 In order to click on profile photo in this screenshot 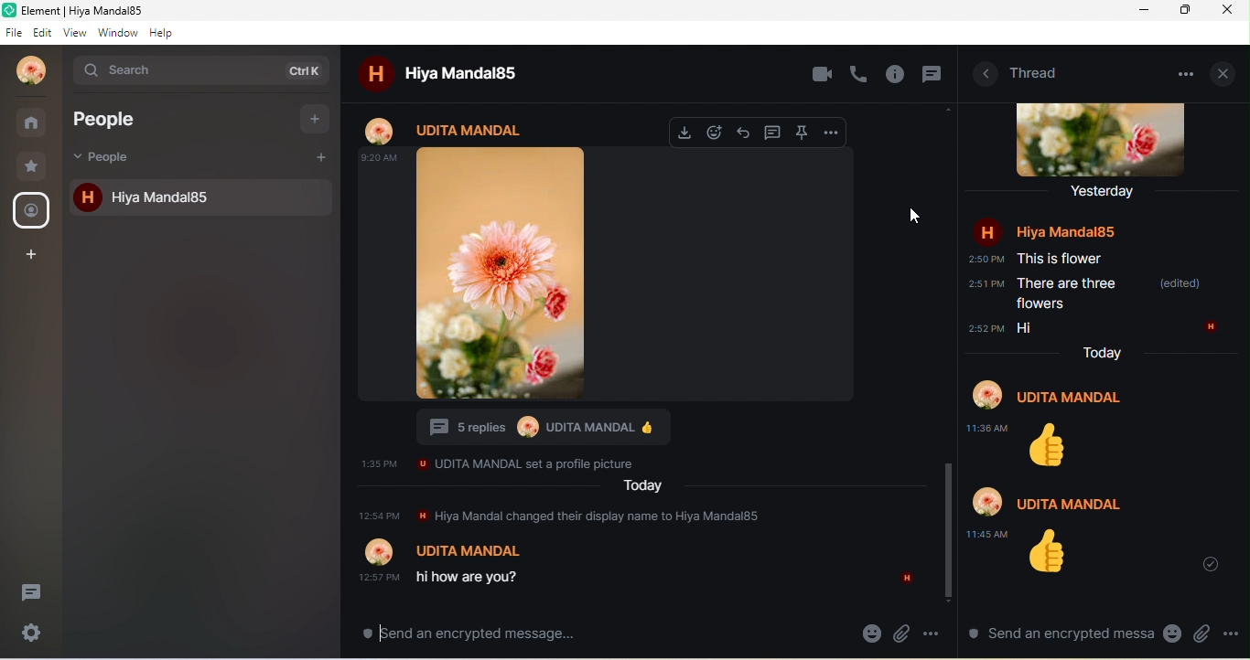, I will do `click(503, 274)`.